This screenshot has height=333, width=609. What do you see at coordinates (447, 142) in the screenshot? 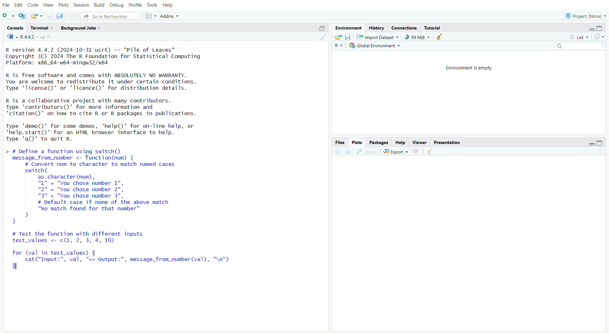
I see `Presentation` at bounding box center [447, 142].